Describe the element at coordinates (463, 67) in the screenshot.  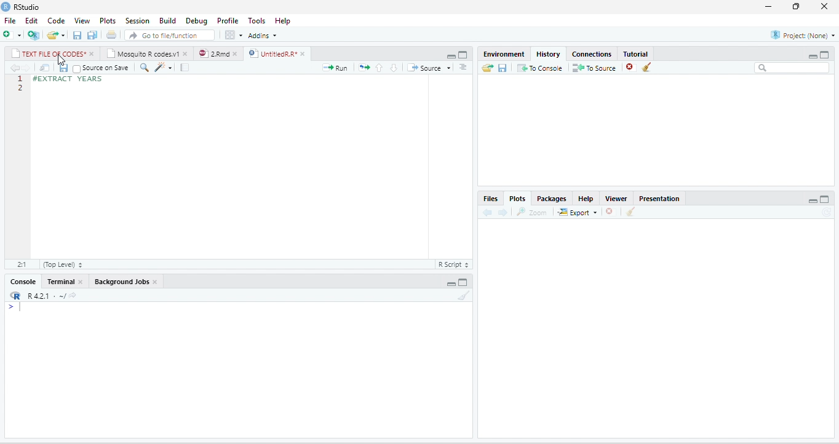
I see `options` at that location.